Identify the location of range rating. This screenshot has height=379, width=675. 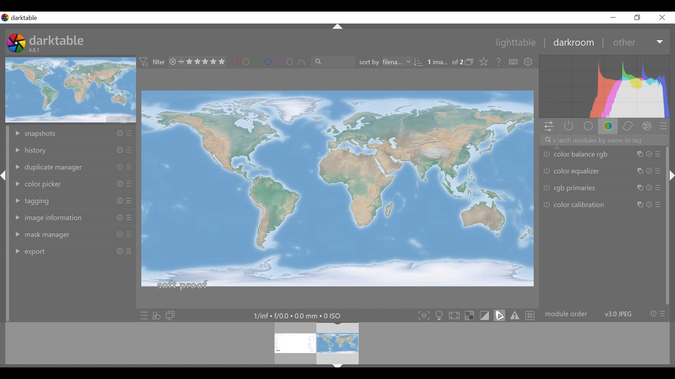
(199, 62).